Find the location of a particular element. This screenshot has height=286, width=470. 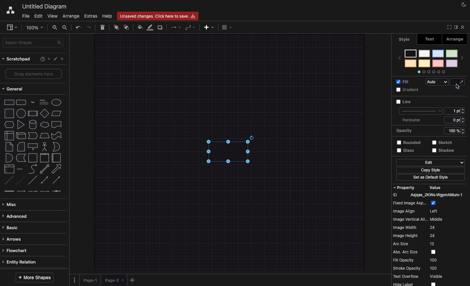

Arrange is located at coordinates (71, 17).